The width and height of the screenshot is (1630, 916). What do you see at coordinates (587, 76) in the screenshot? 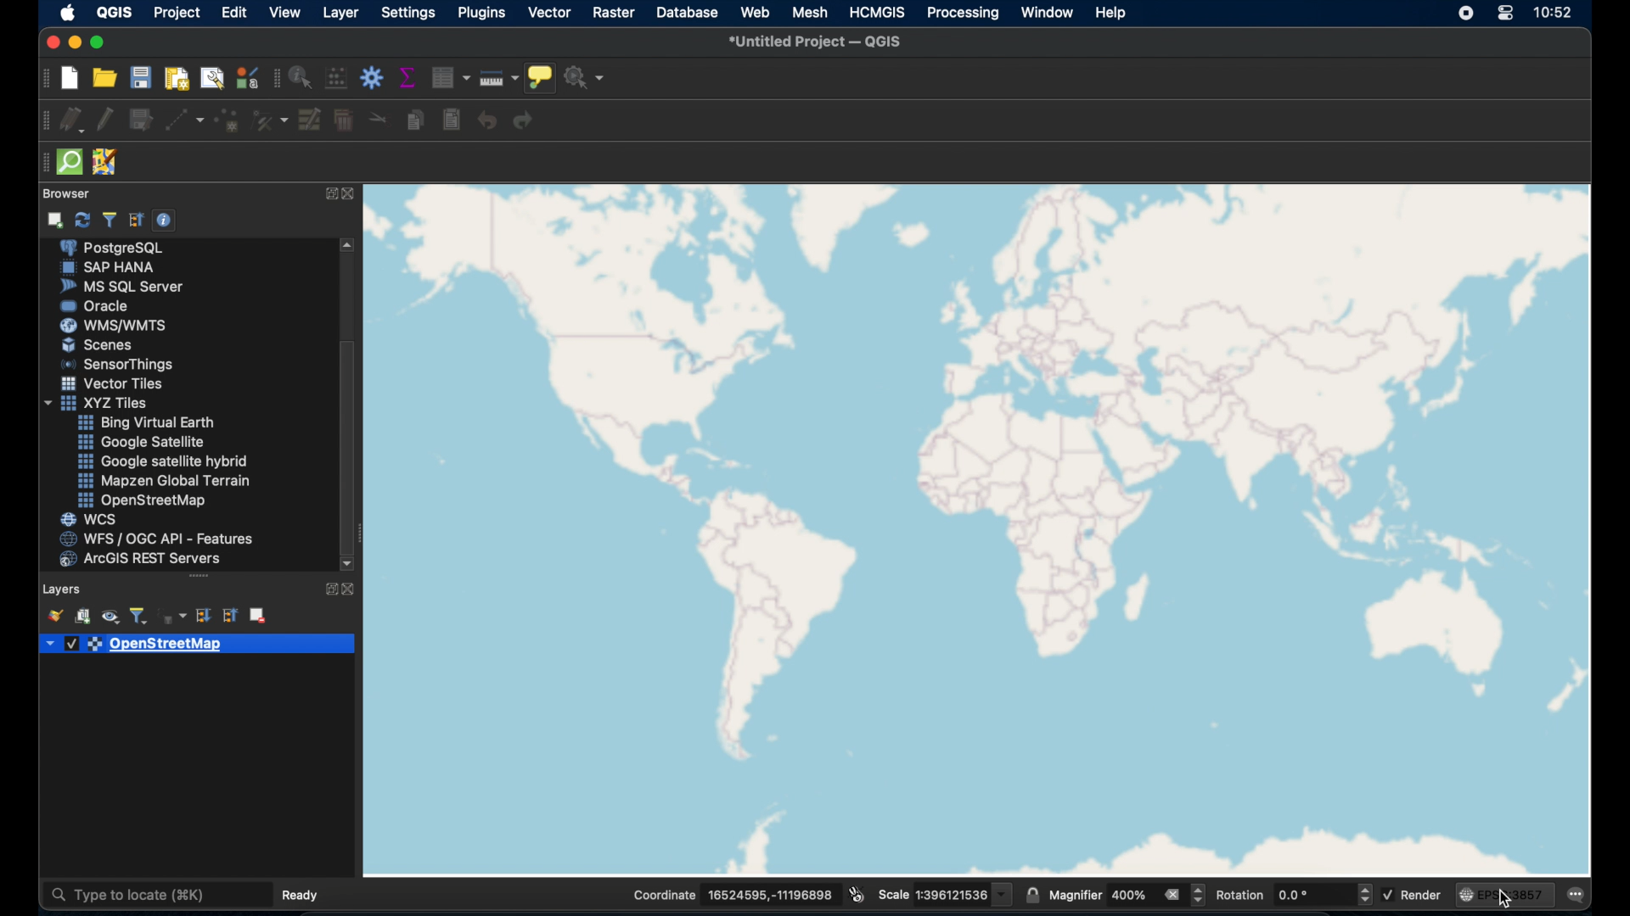
I see `no action selected` at bounding box center [587, 76].